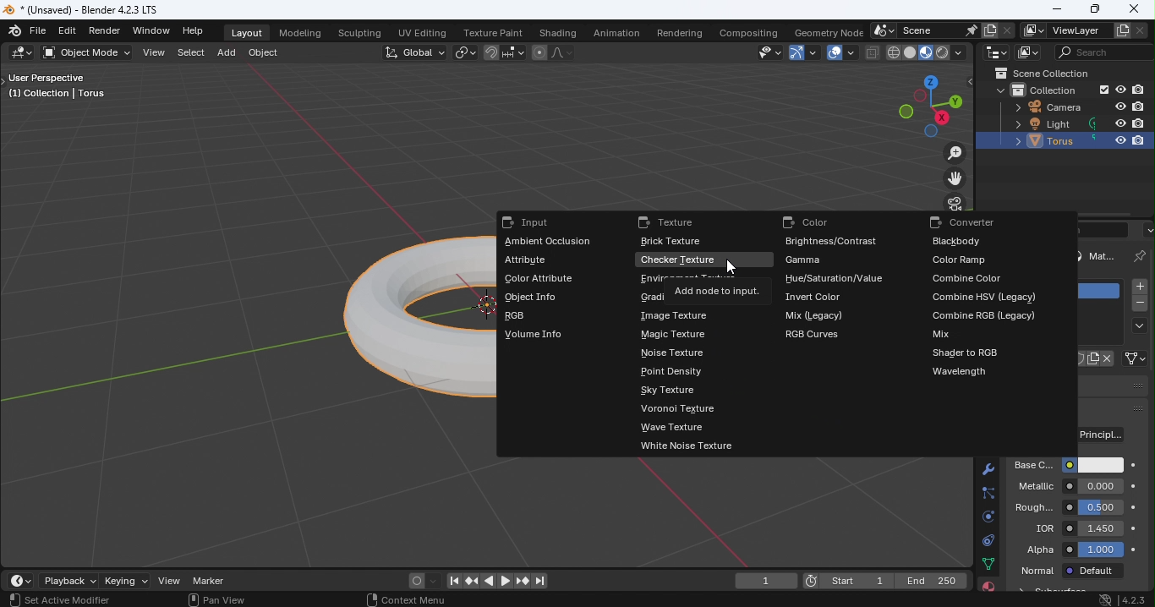 The height and width of the screenshot is (607, 1155). I want to click on Editor type, so click(996, 52).